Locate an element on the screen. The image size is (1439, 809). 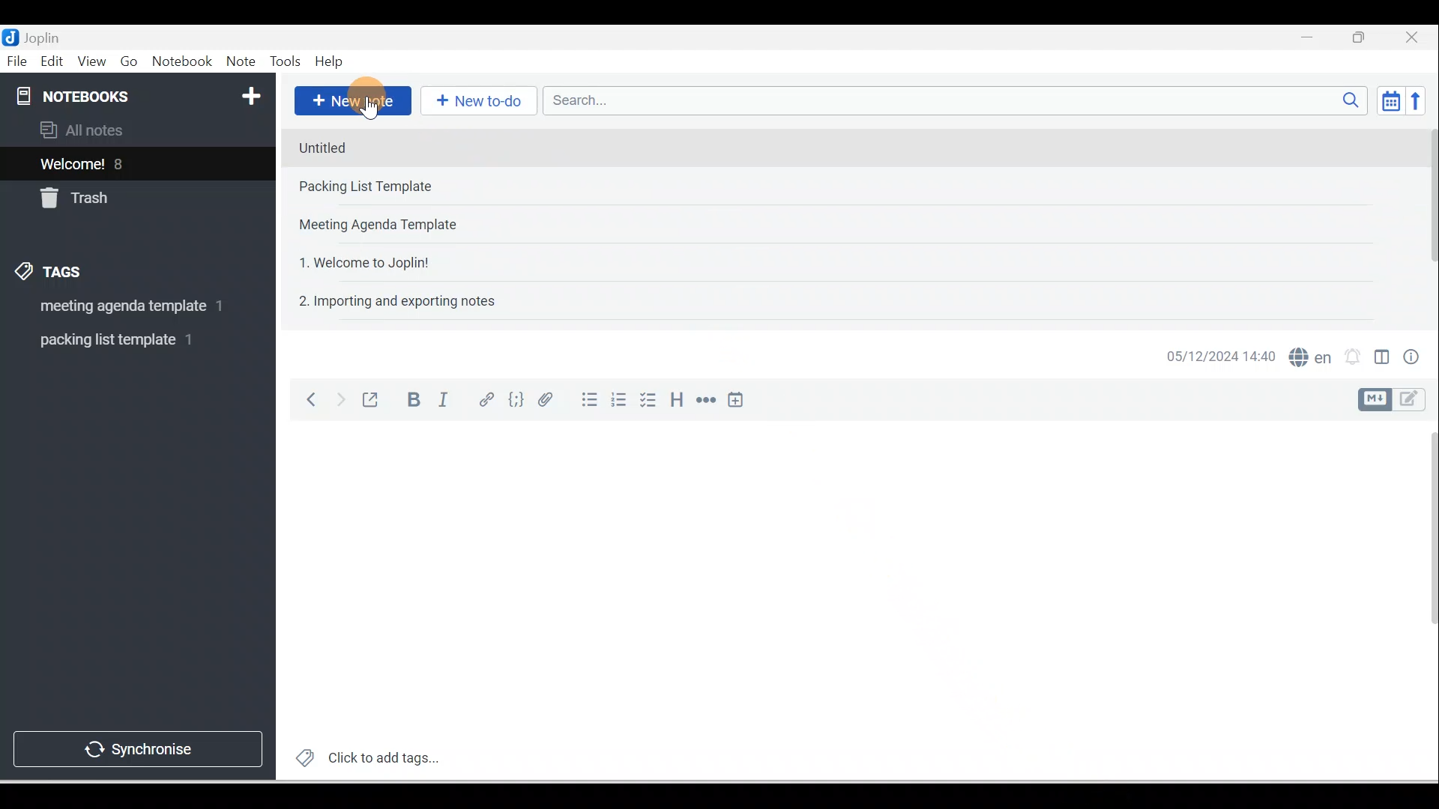
Edit is located at coordinates (53, 62).